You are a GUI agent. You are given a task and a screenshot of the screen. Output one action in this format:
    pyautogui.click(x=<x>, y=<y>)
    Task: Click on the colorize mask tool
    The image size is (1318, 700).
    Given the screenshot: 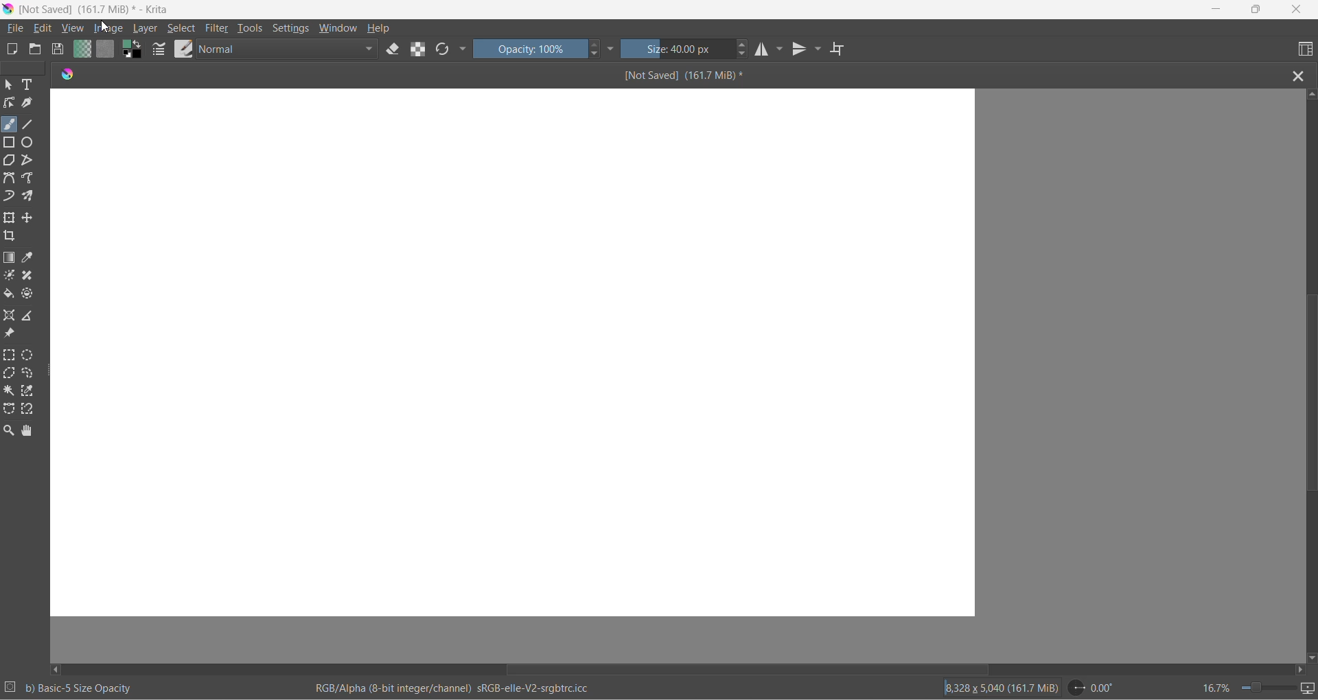 What is the action you would take?
    pyautogui.click(x=10, y=275)
    